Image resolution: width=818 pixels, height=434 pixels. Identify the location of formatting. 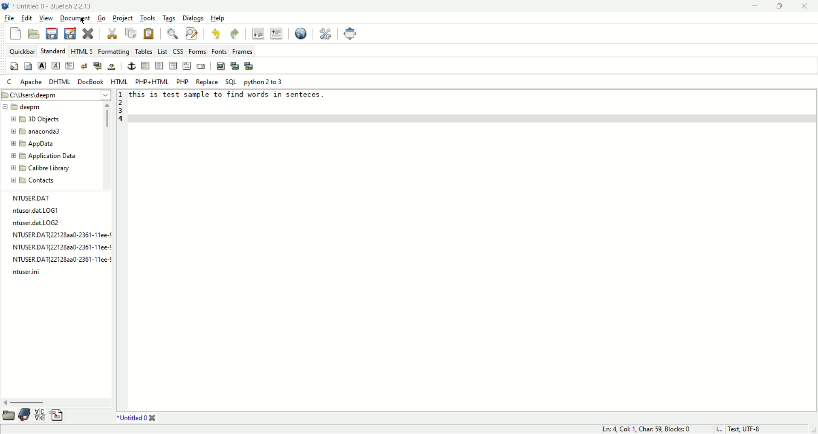
(113, 51).